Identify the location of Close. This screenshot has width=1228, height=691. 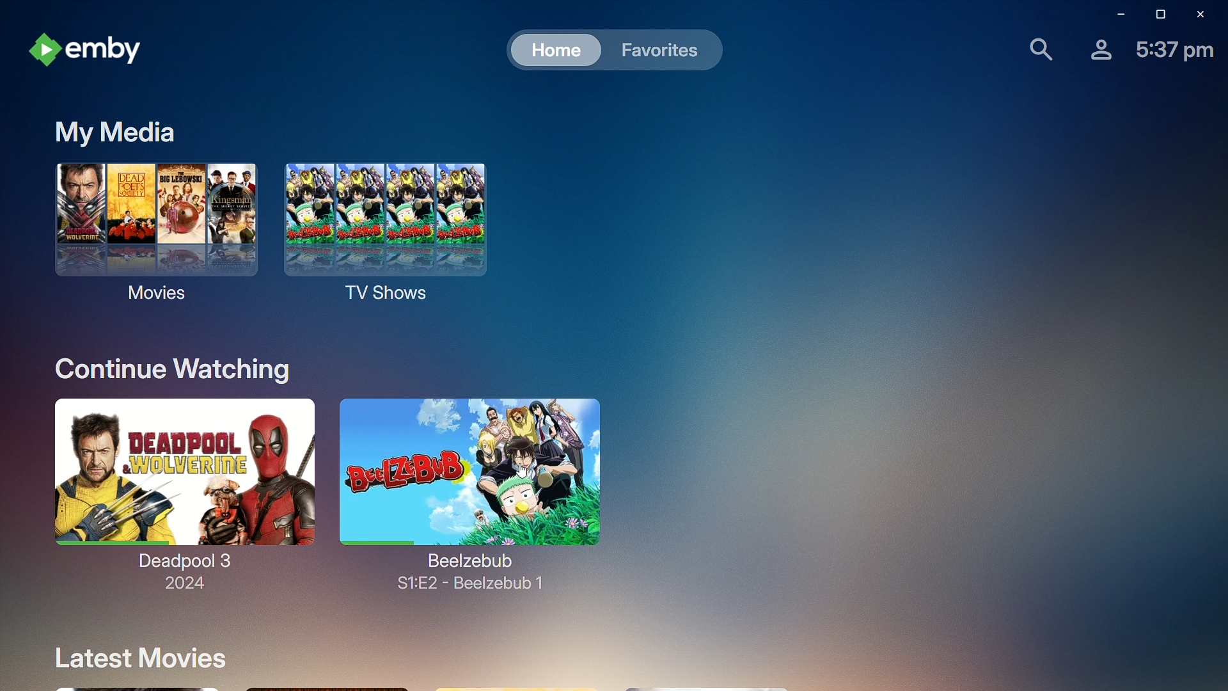
(1205, 14).